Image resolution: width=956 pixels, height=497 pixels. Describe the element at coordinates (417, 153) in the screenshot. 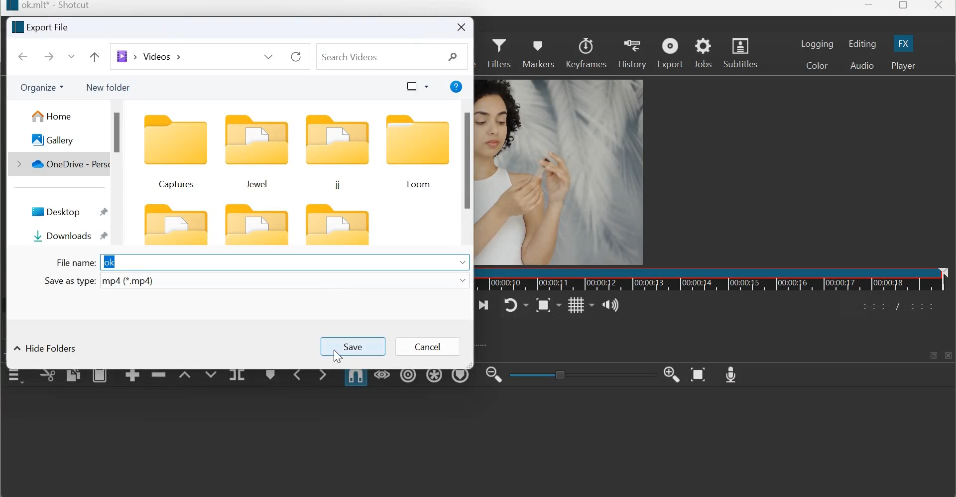

I see `Loom` at that location.